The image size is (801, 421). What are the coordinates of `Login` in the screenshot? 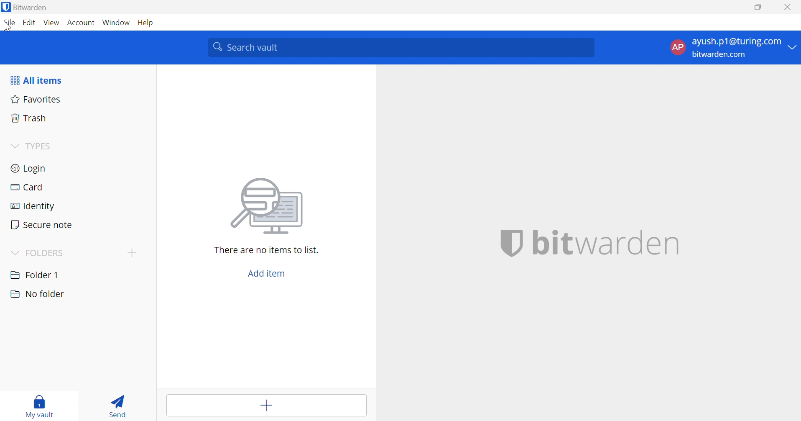 It's located at (29, 167).